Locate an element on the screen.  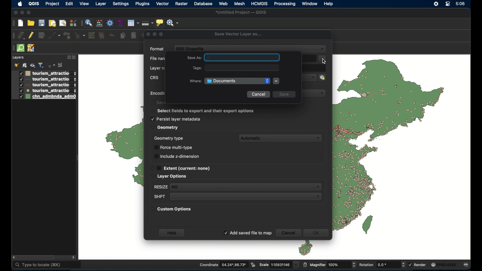
window is located at coordinates (310, 4).